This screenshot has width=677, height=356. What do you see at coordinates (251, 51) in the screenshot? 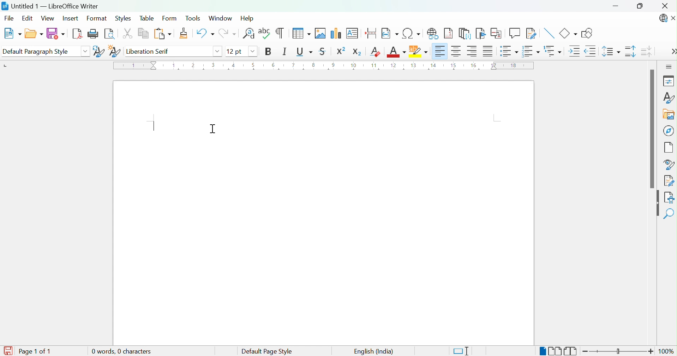
I see `Drop down` at bounding box center [251, 51].